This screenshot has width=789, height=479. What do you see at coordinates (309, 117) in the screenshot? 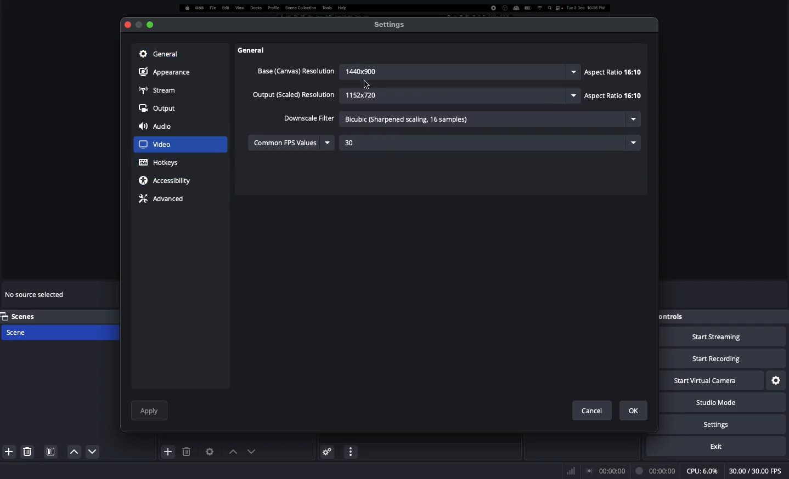
I see `Downscale filter` at bounding box center [309, 117].